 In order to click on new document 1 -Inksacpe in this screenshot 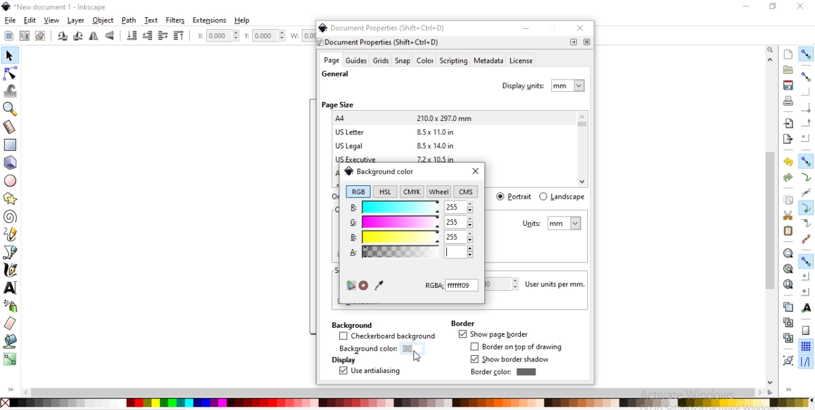, I will do `click(60, 8)`.